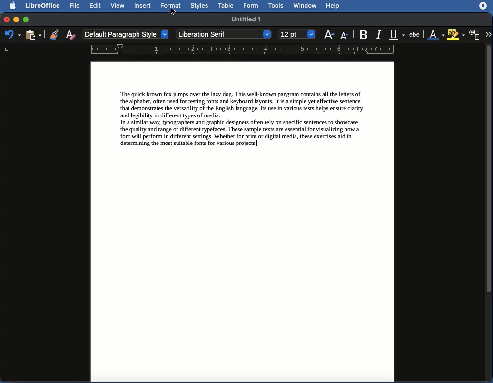  What do you see at coordinates (126, 35) in the screenshot?
I see `Default paragraph styl` at bounding box center [126, 35].